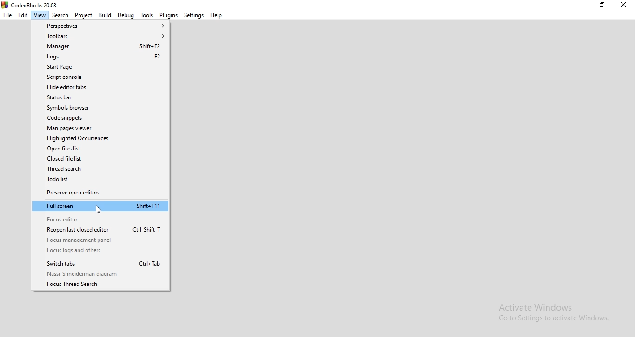  What do you see at coordinates (126, 15) in the screenshot?
I see `Debug ` at bounding box center [126, 15].